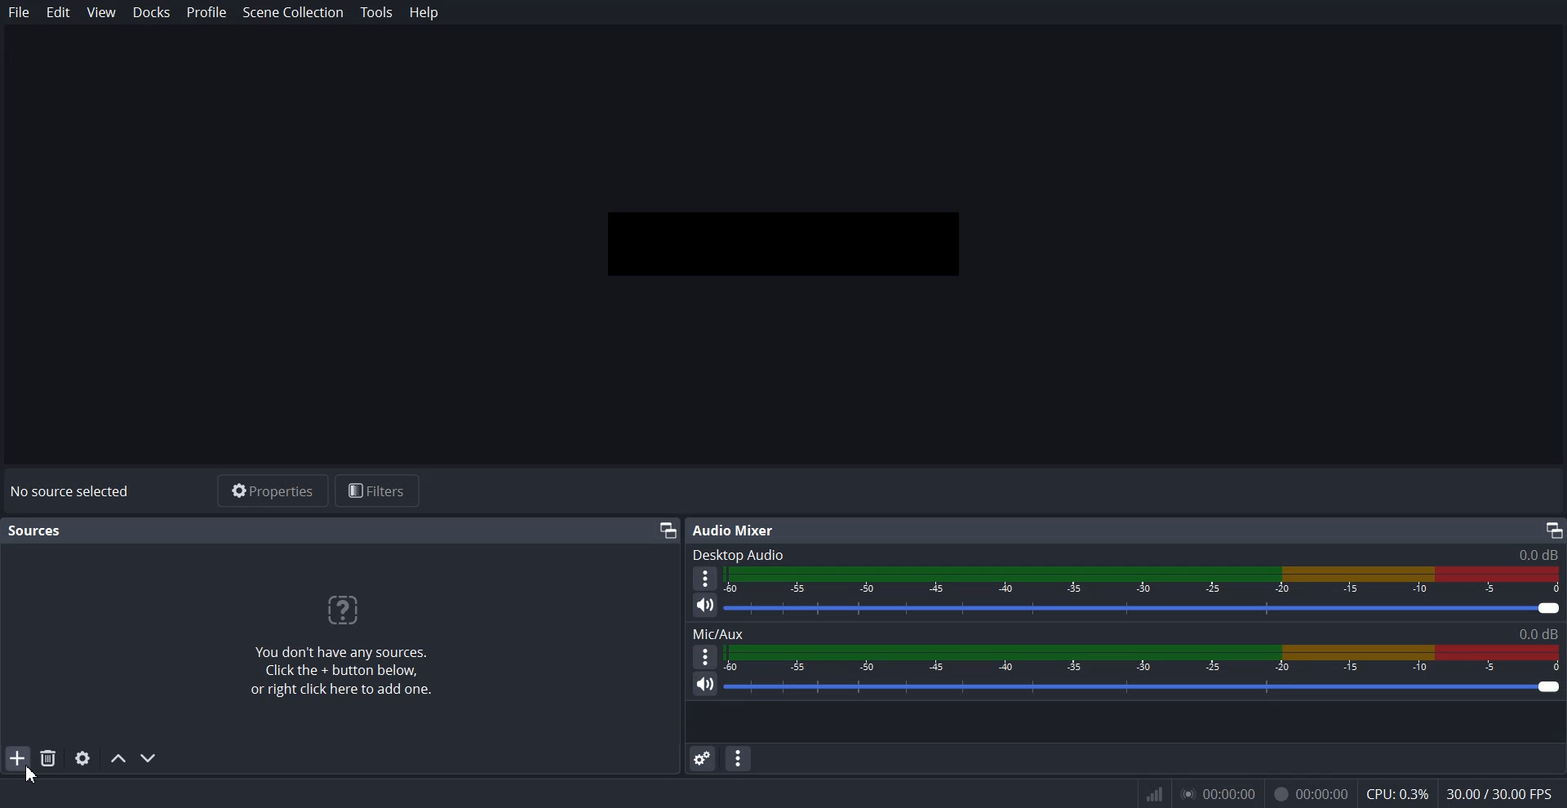 The width and height of the screenshot is (1567, 808). What do you see at coordinates (703, 656) in the screenshot?
I see `More ` at bounding box center [703, 656].